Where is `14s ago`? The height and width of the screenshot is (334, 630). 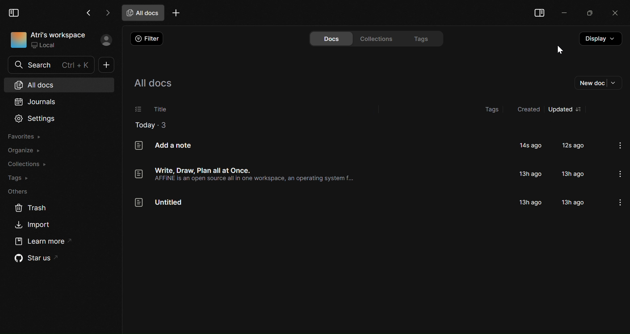
14s ago is located at coordinates (531, 146).